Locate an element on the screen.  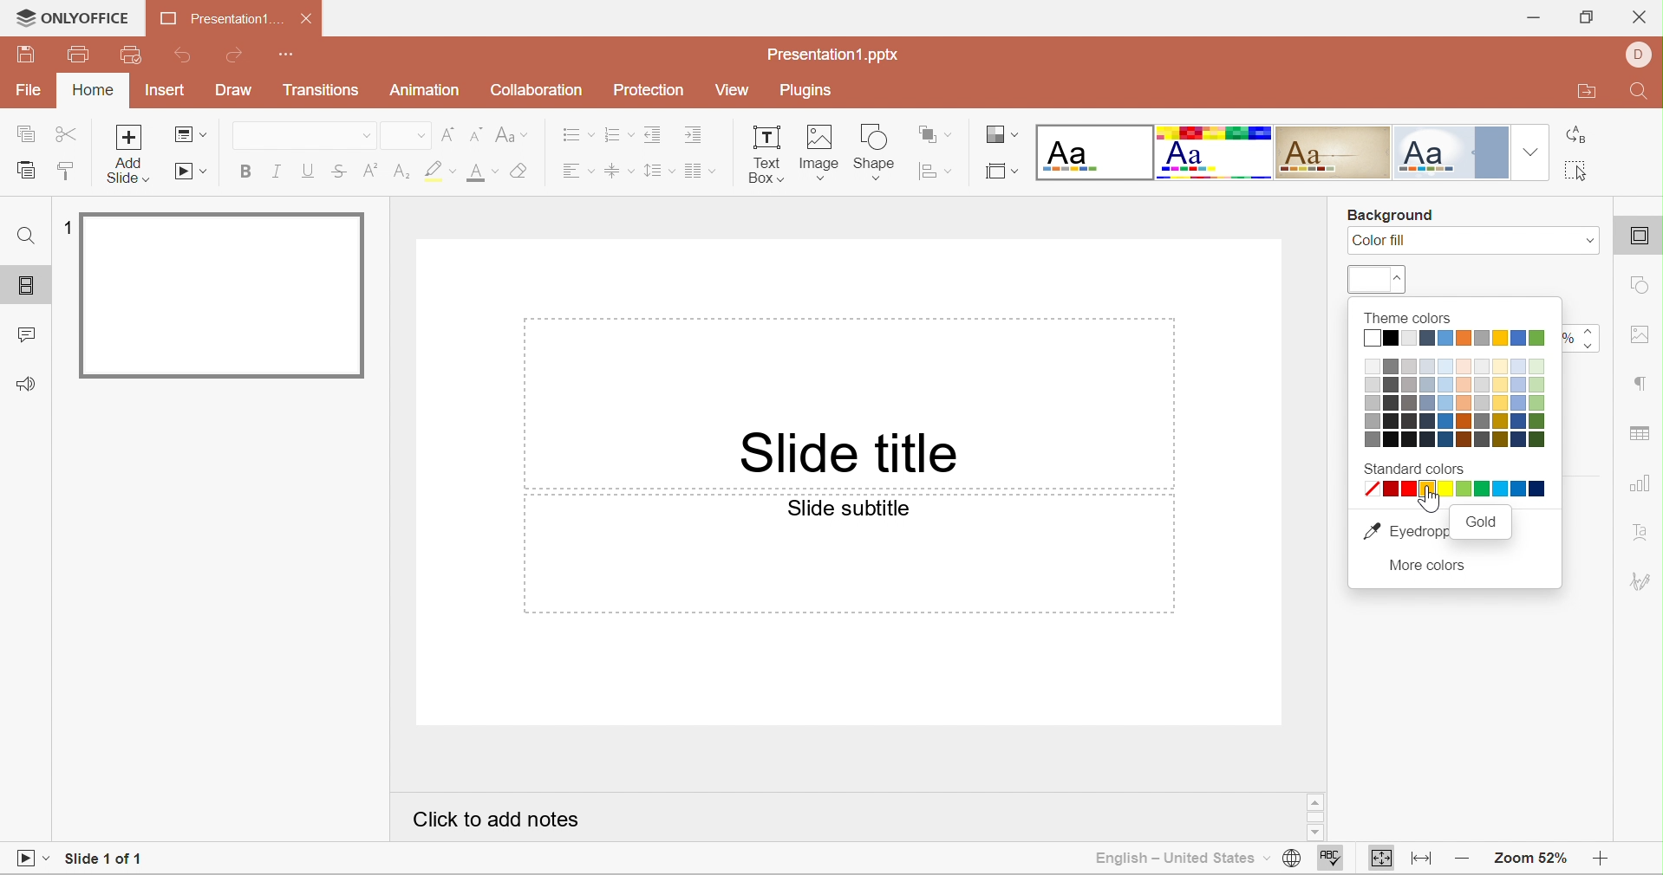
Spell checking is located at coordinates (1331, 859).